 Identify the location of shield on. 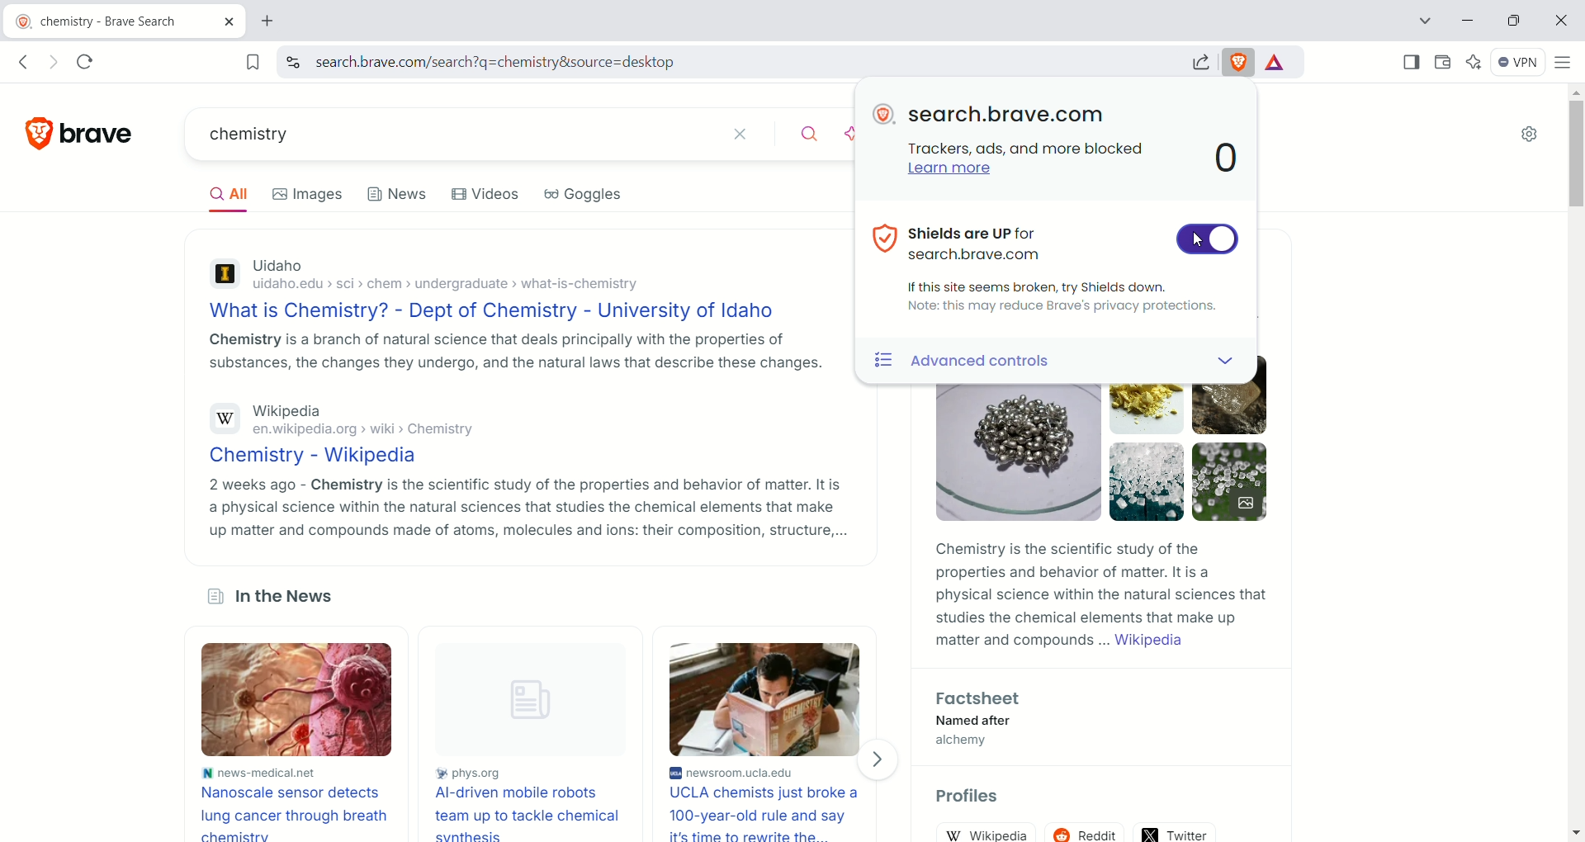
(1208, 243).